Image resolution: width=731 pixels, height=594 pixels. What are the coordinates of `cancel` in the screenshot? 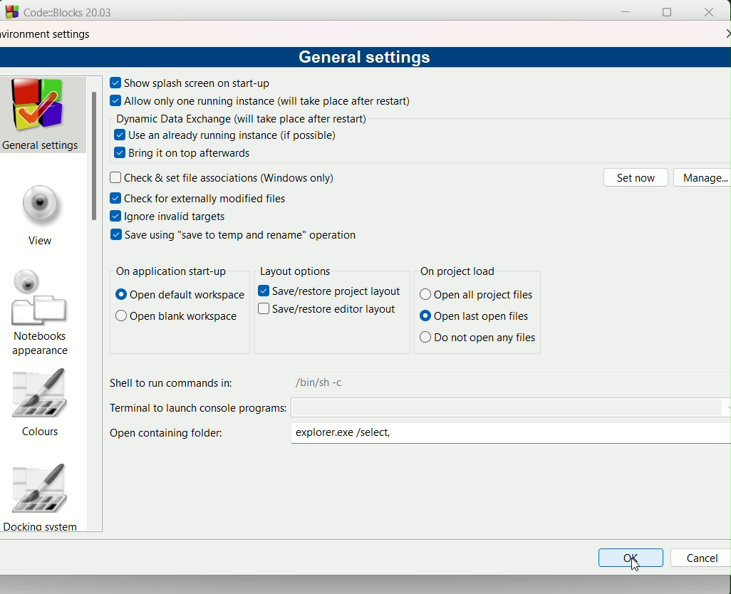 It's located at (699, 559).